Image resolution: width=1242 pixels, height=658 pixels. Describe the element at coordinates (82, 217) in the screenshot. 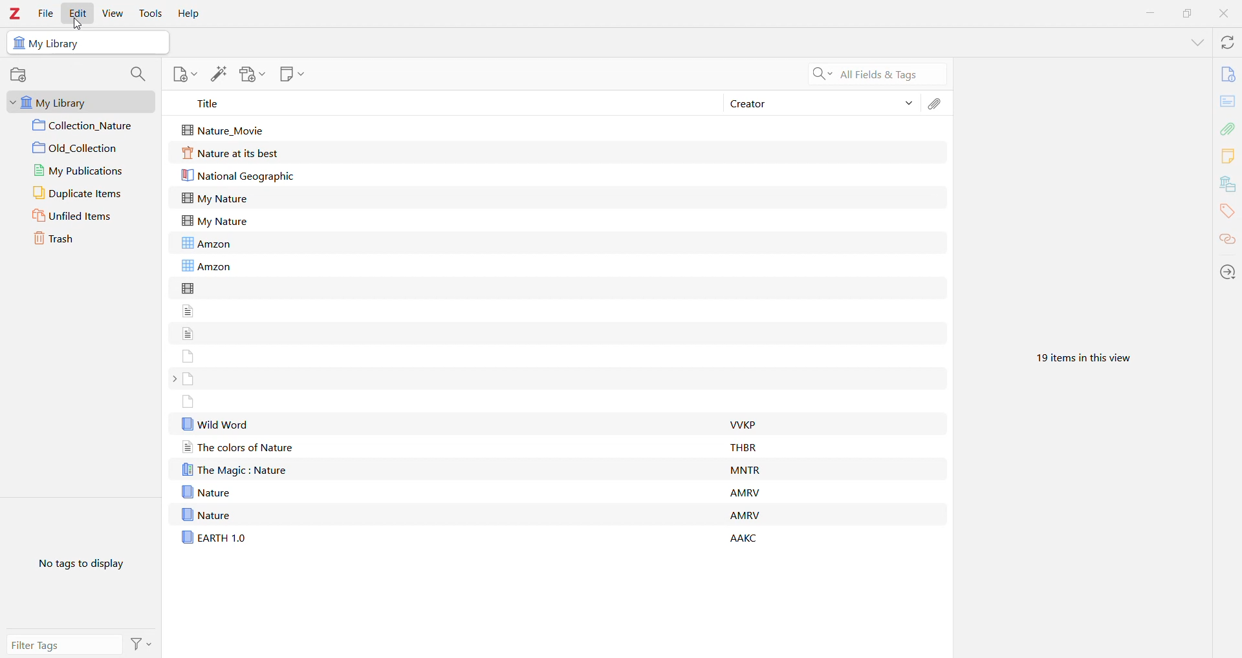

I see `Unfiled Items` at that location.